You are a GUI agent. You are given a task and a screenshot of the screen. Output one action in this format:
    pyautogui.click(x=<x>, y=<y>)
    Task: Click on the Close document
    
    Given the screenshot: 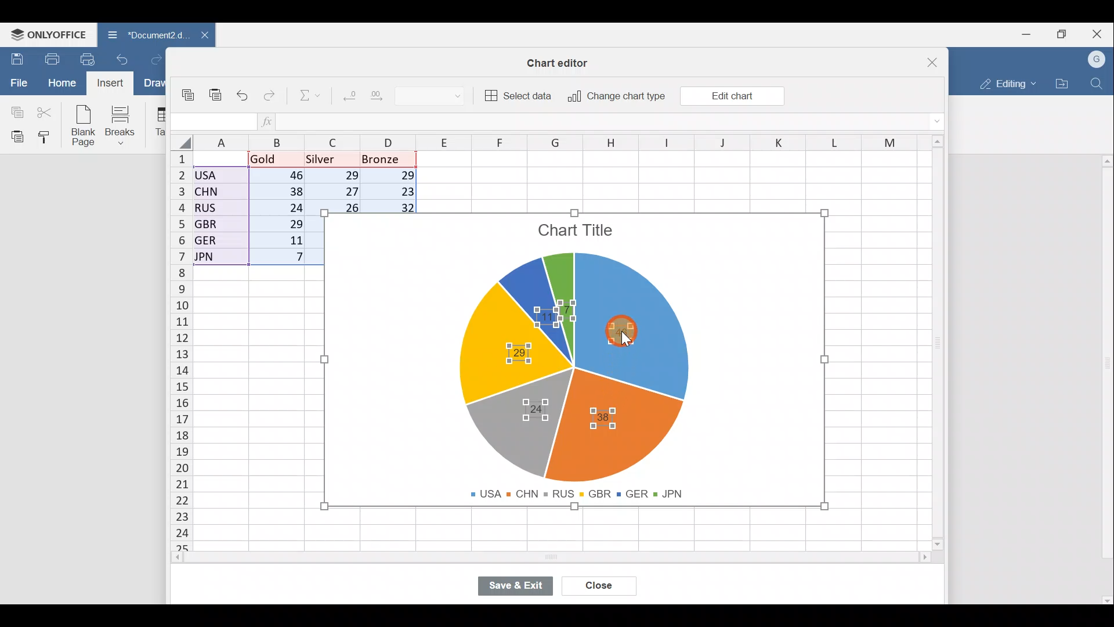 What is the action you would take?
    pyautogui.click(x=202, y=36)
    